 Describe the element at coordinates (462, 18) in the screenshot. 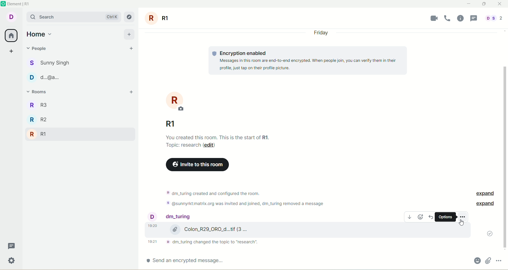

I see `room info` at that location.